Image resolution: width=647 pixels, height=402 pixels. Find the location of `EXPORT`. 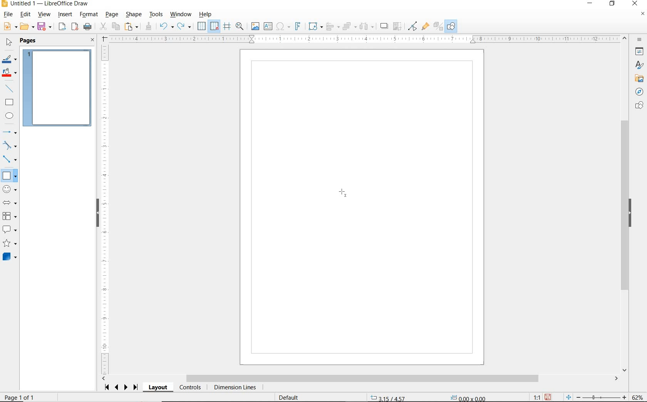

EXPORT is located at coordinates (62, 27).